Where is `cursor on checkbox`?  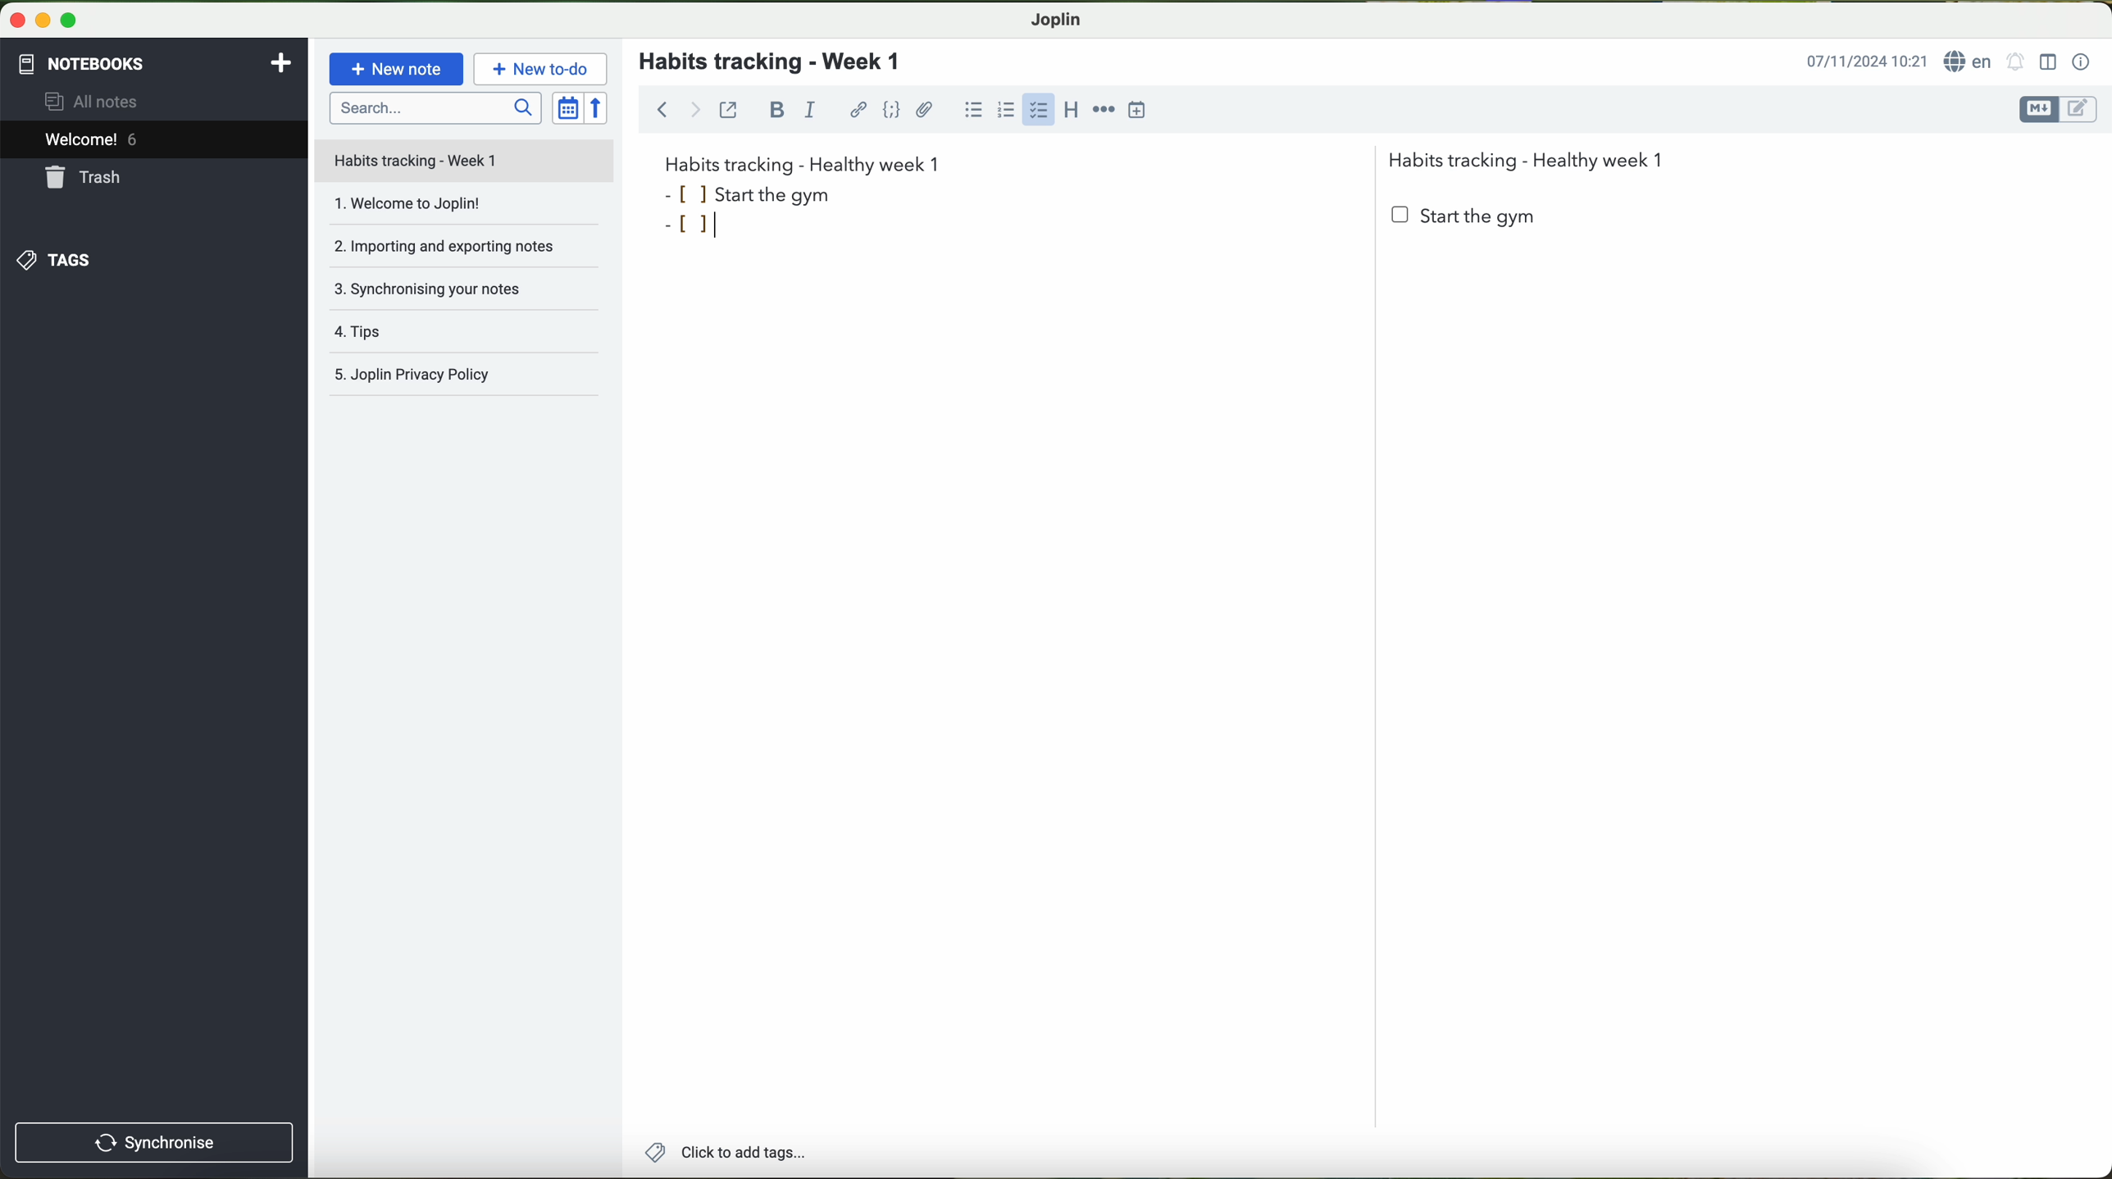 cursor on checkbox is located at coordinates (1040, 114).